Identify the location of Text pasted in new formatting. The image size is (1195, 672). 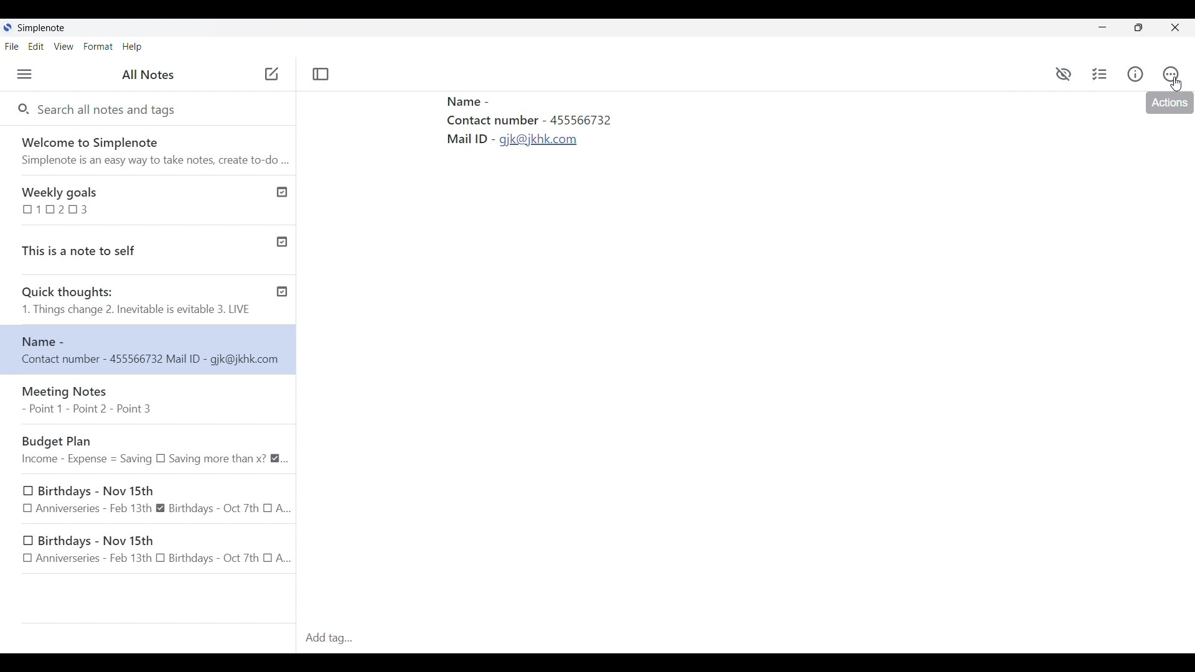
(561, 136).